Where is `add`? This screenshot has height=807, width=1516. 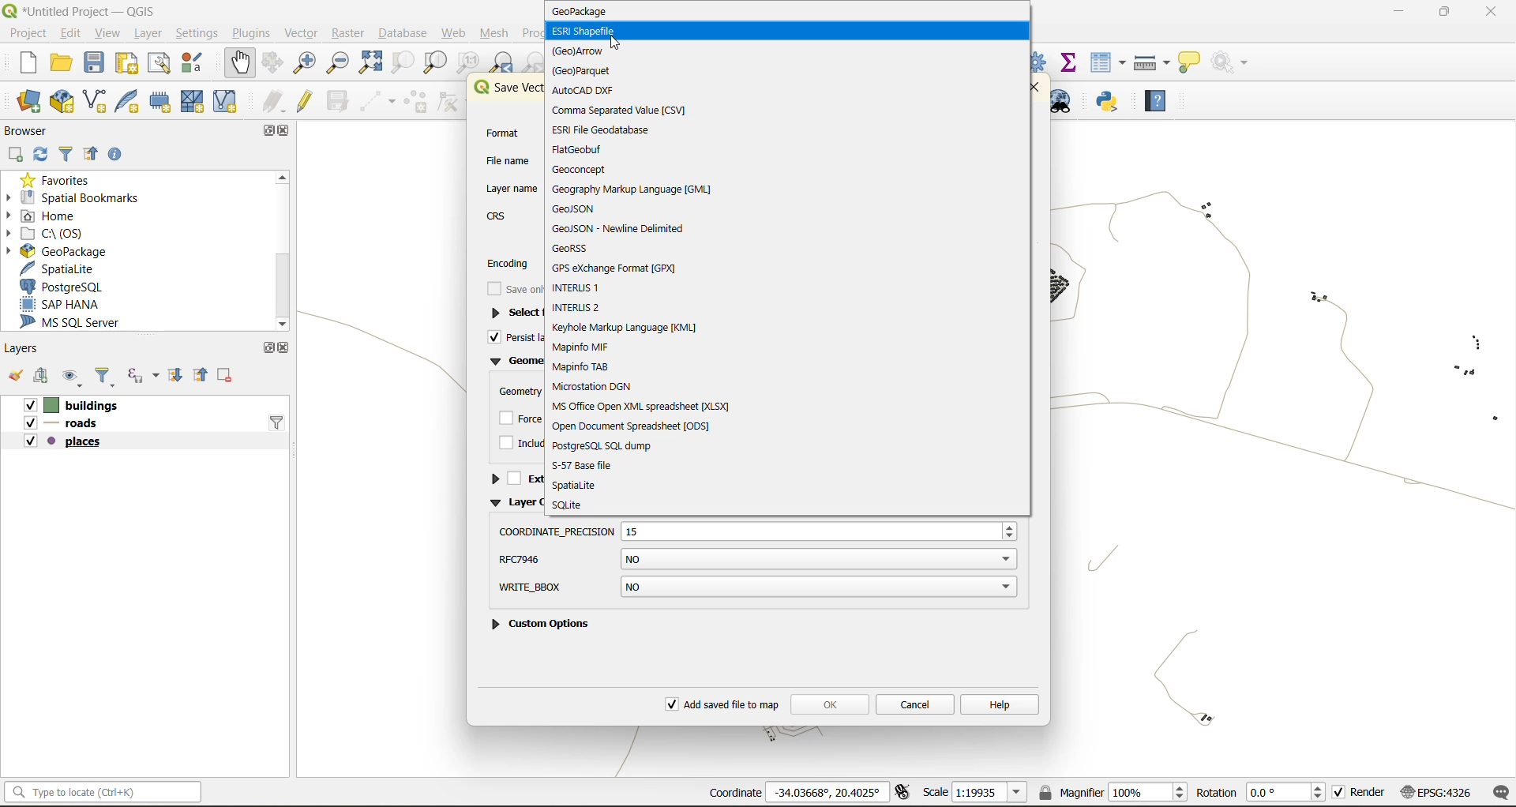 add is located at coordinates (46, 377).